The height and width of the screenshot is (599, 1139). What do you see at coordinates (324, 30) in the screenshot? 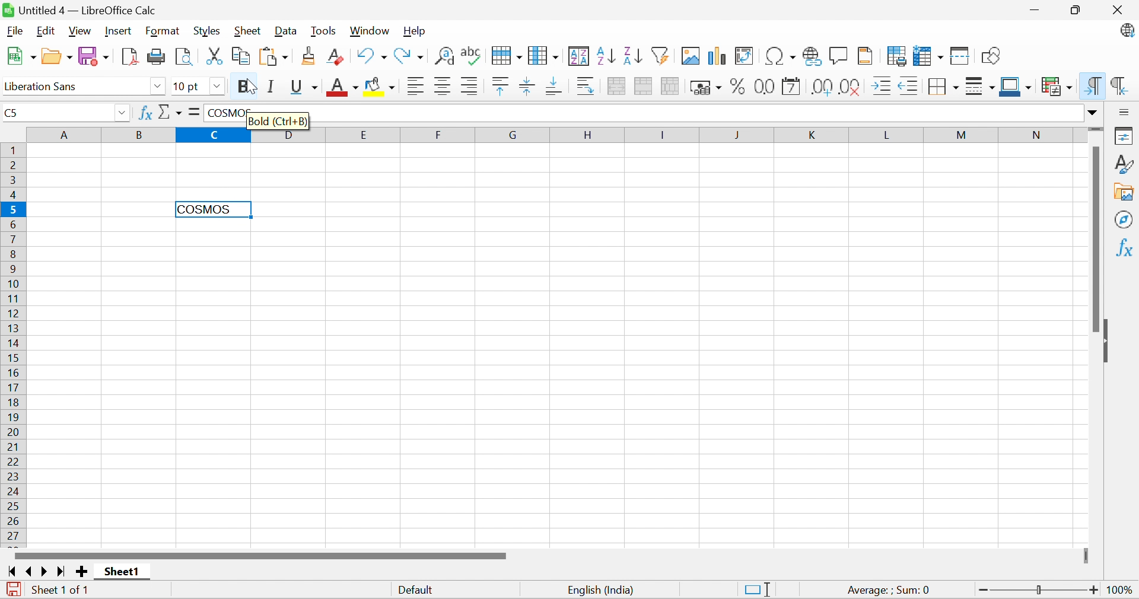
I see `Tools` at bounding box center [324, 30].